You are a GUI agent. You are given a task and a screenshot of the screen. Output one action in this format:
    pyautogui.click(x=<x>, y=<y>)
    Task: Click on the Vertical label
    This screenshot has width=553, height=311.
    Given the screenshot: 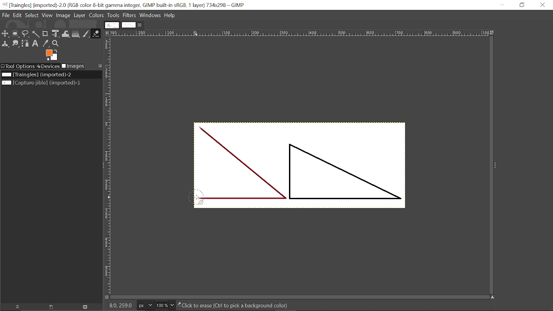 What is the action you would take?
    pyautogui.click(x=108, y=165)
    